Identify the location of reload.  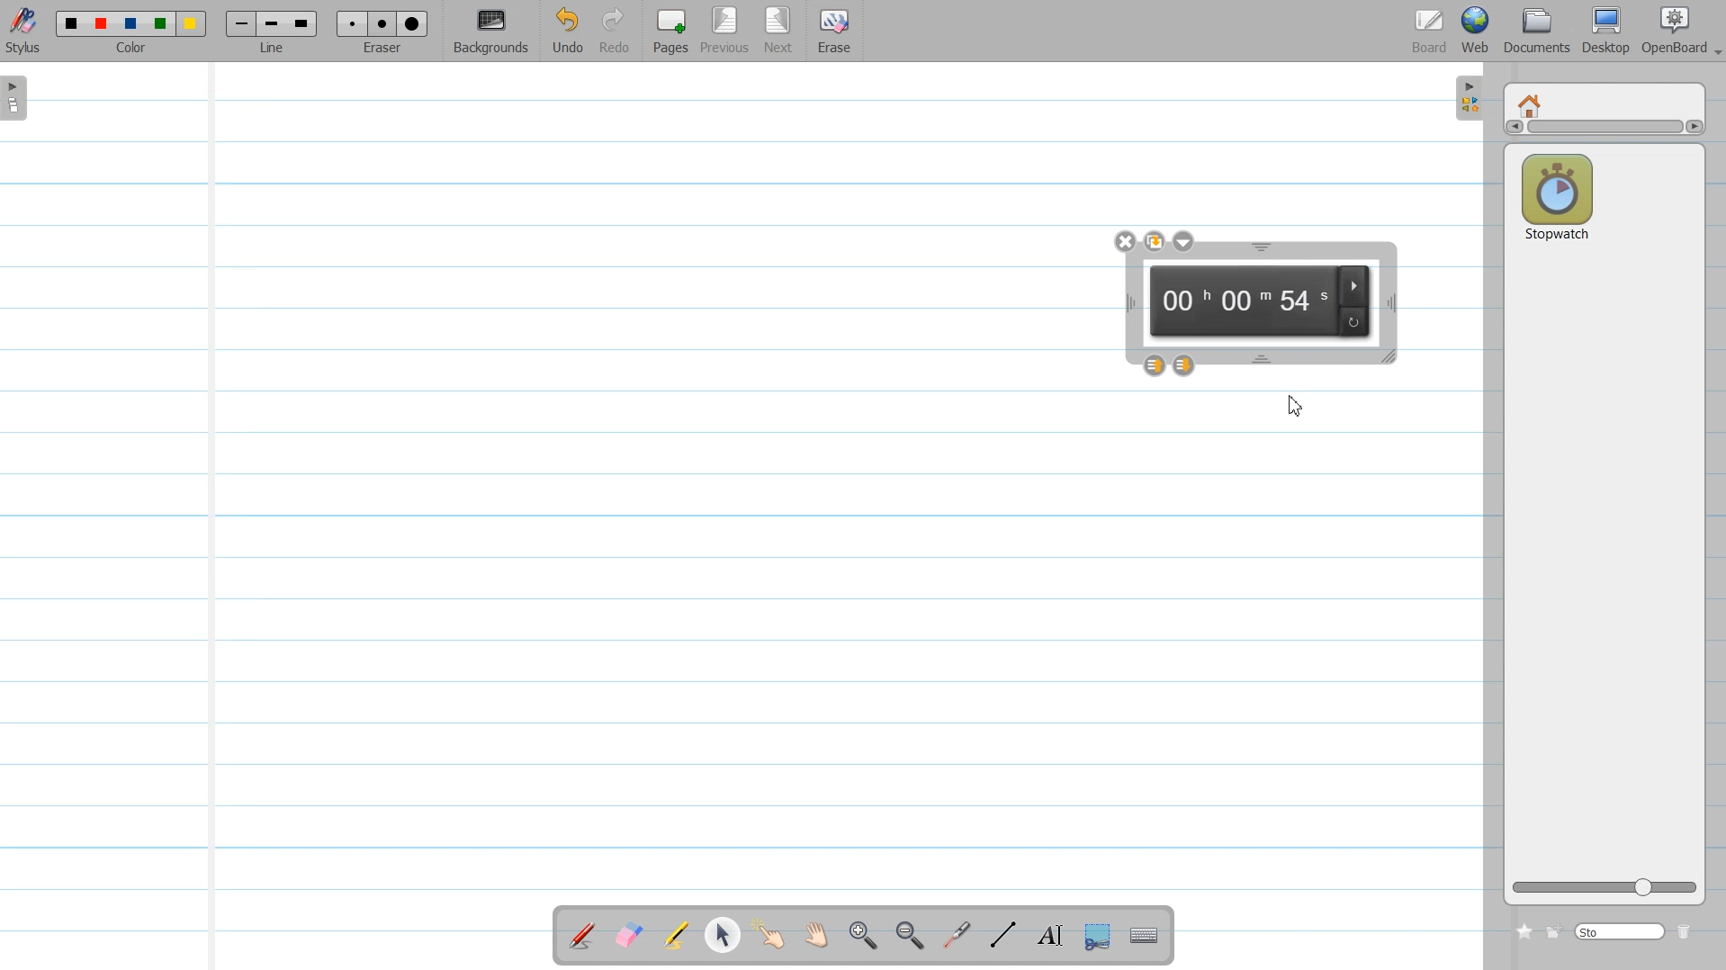
(1355, 321).